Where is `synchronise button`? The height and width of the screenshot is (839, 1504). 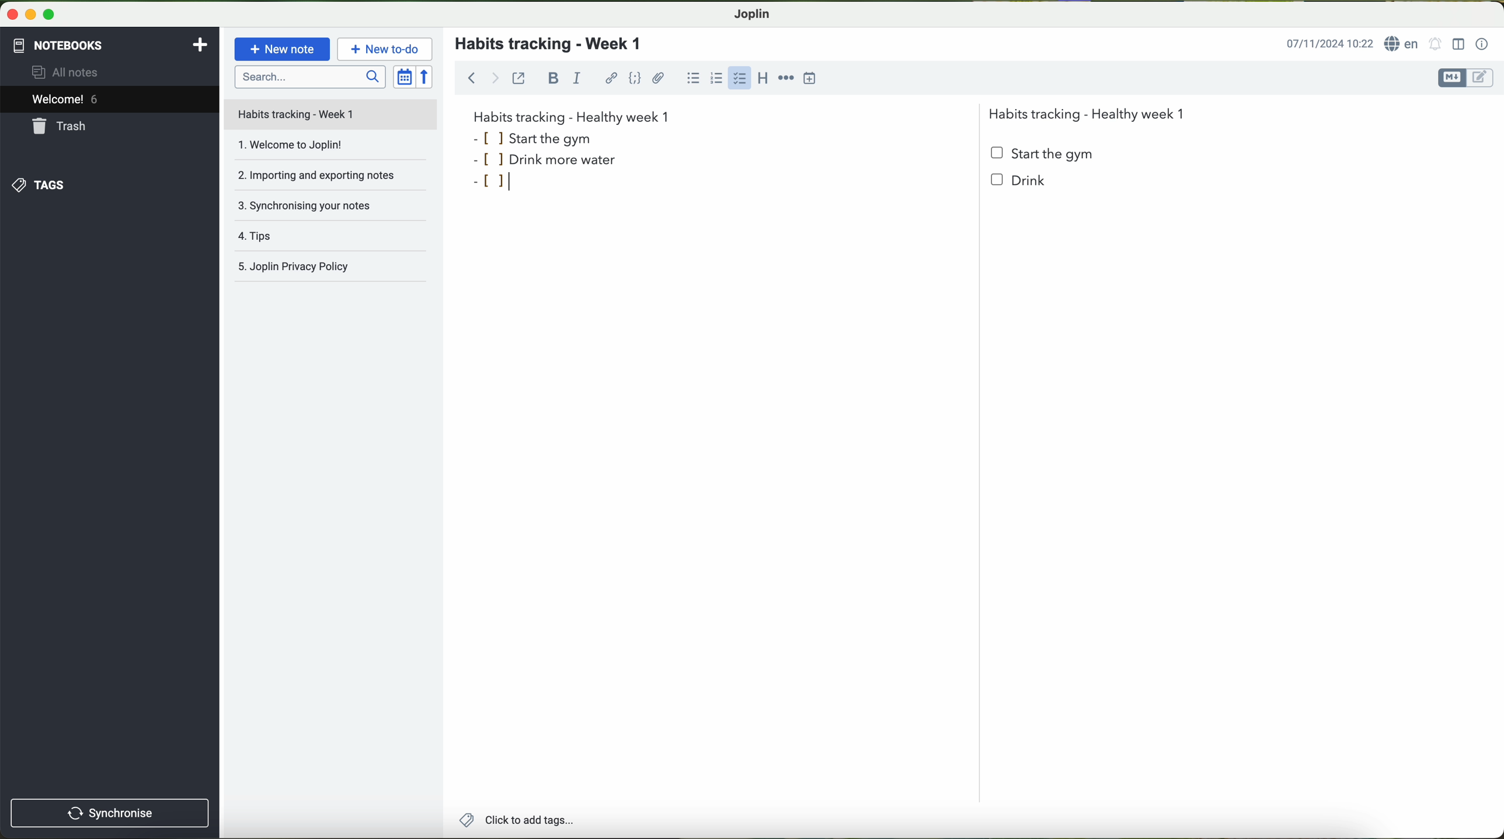
synchronise button is located at coordinates (111, 813).